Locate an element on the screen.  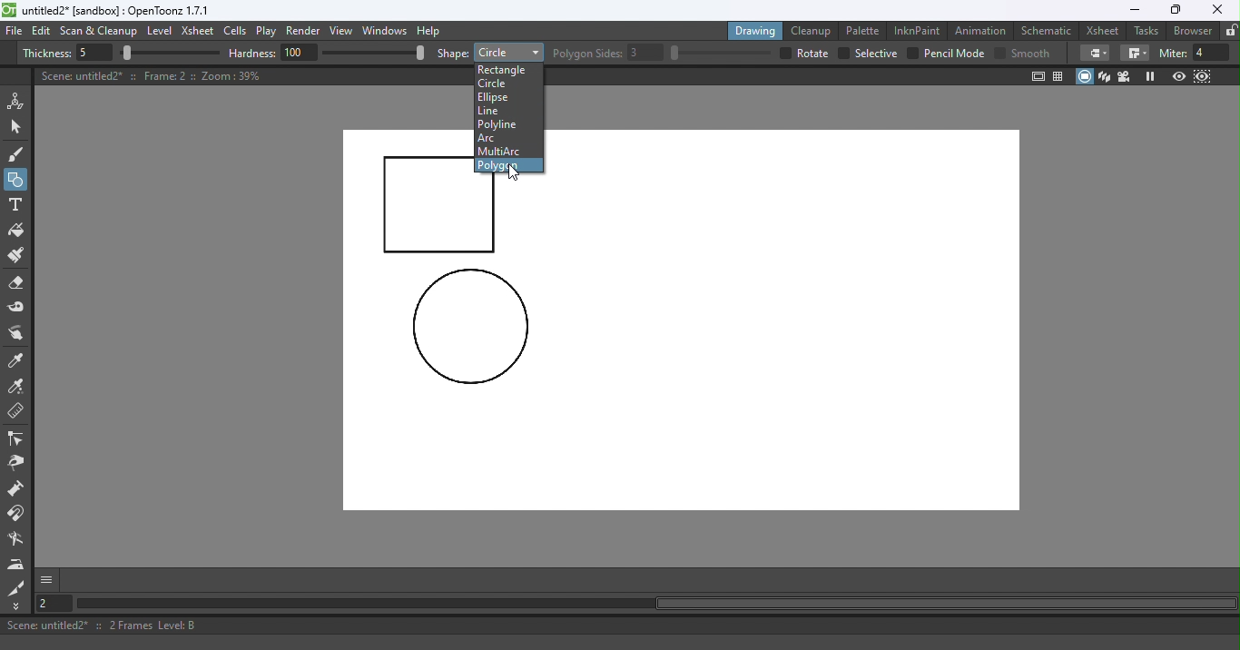
Thickness is located at coordinates (46, 54).